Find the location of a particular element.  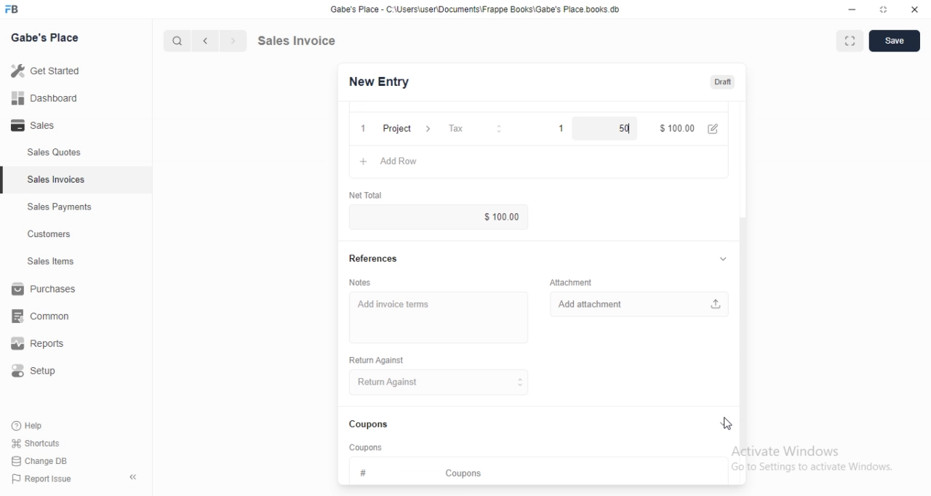

Change DB is located at coordinates (42, 462).